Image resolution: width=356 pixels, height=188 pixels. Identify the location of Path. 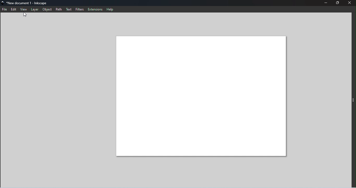
(60, 9).